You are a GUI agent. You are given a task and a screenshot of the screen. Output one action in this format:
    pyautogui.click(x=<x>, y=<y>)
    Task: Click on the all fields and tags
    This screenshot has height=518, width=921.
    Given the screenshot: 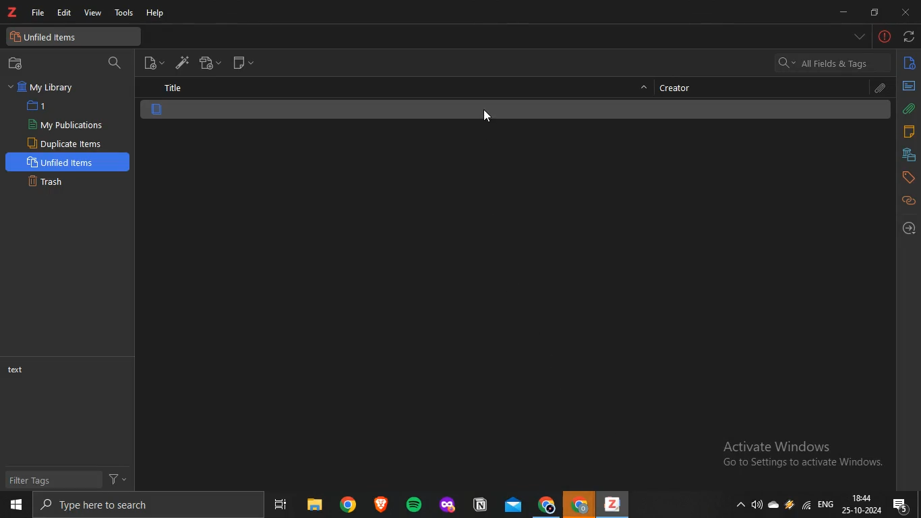 What is the action you would take?
    pyautogui.click(x=831, y=63)
    